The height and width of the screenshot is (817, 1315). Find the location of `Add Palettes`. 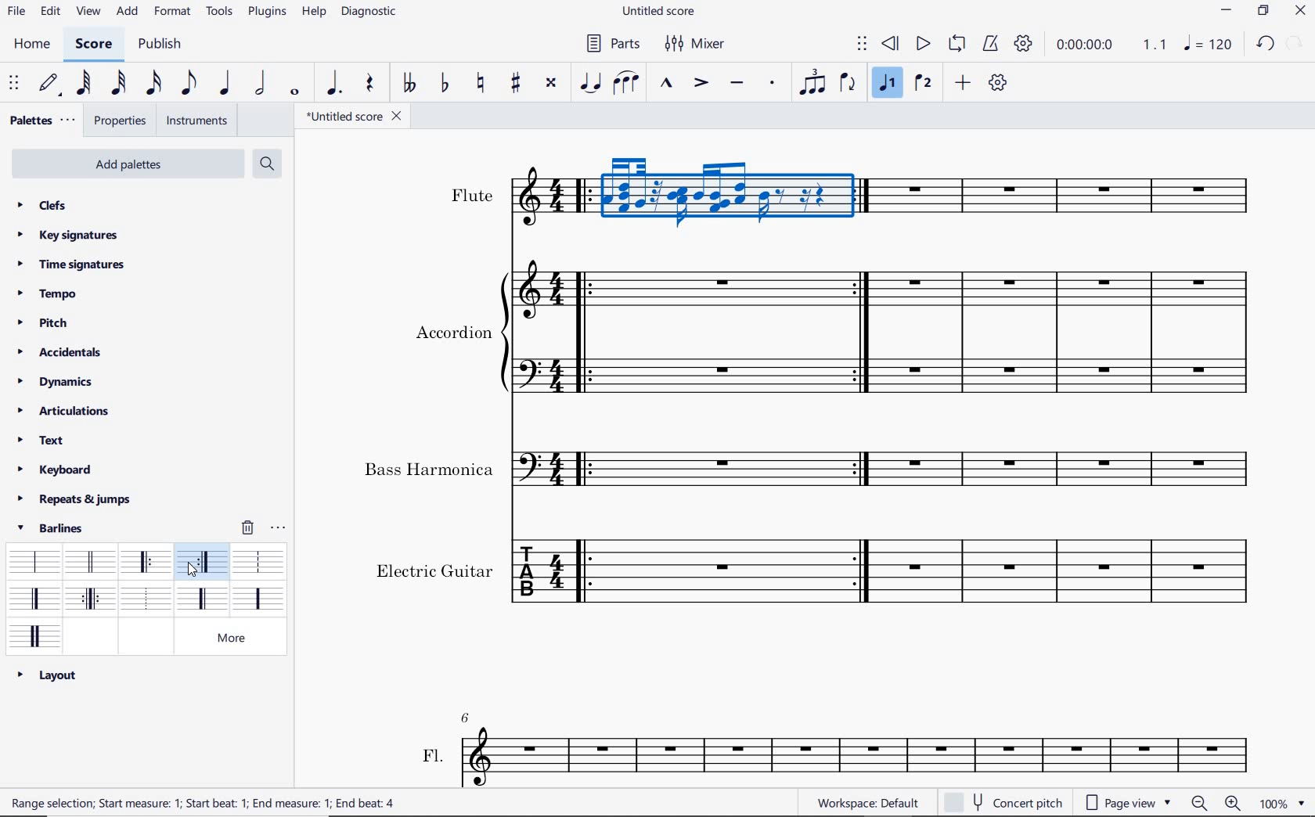

Add Palettes is located at coordinates (126, 164).